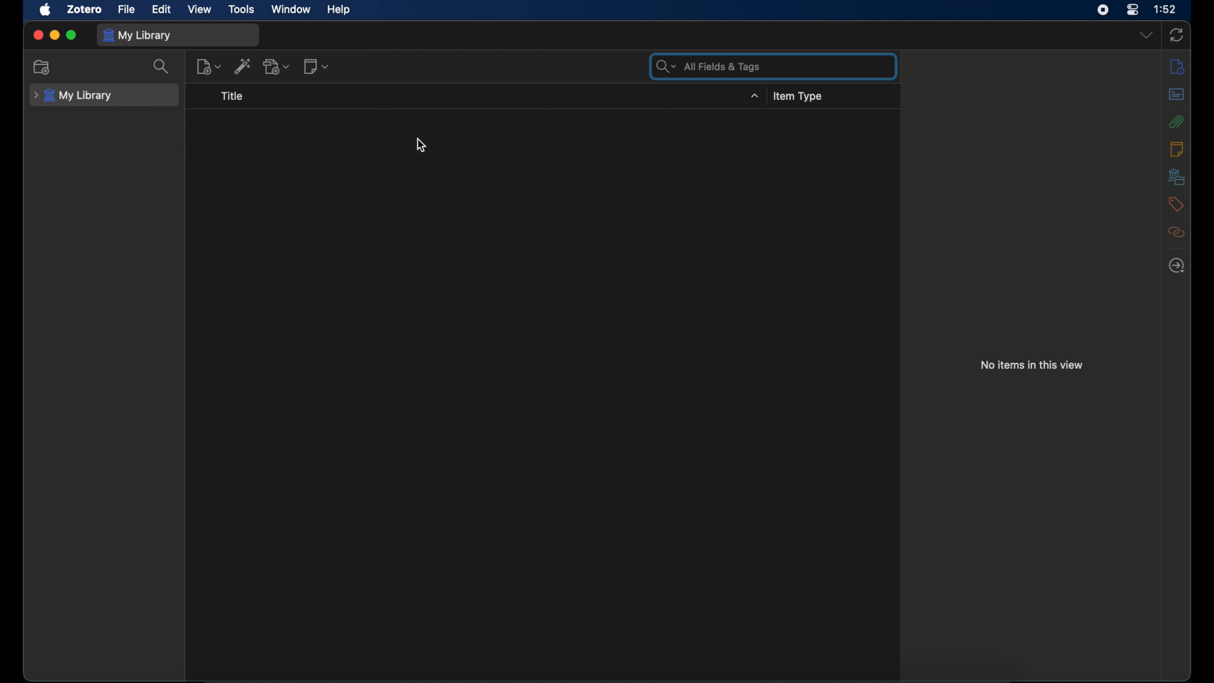 The height and width of the screenshot is (683, 1214). I want to click on window, so click(292, 10).